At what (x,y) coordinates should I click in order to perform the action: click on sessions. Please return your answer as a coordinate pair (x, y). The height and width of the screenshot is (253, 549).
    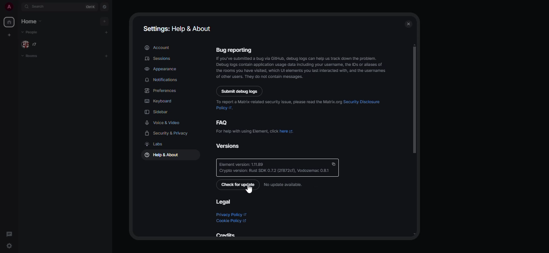
    Looking at the image, I should click on (158, 58).